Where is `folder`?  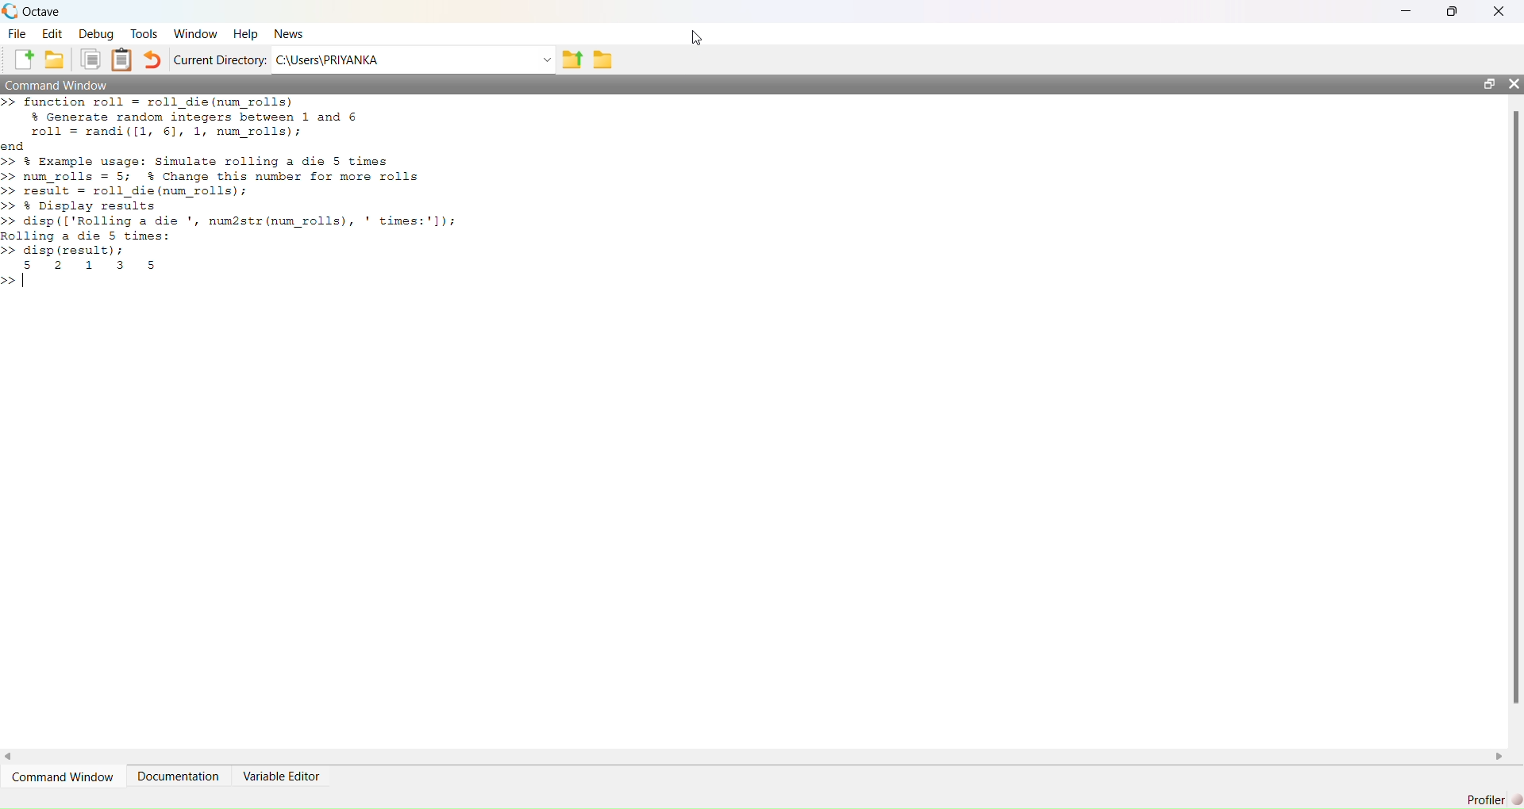 folder is located at coordinates (605, 60).